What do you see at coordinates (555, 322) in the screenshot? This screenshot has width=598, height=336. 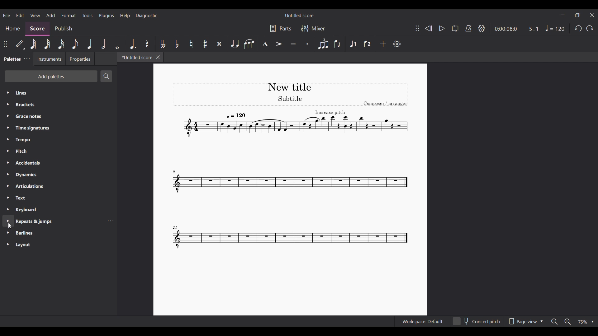 I see `Zoom out` at bounding box center [555, 322].